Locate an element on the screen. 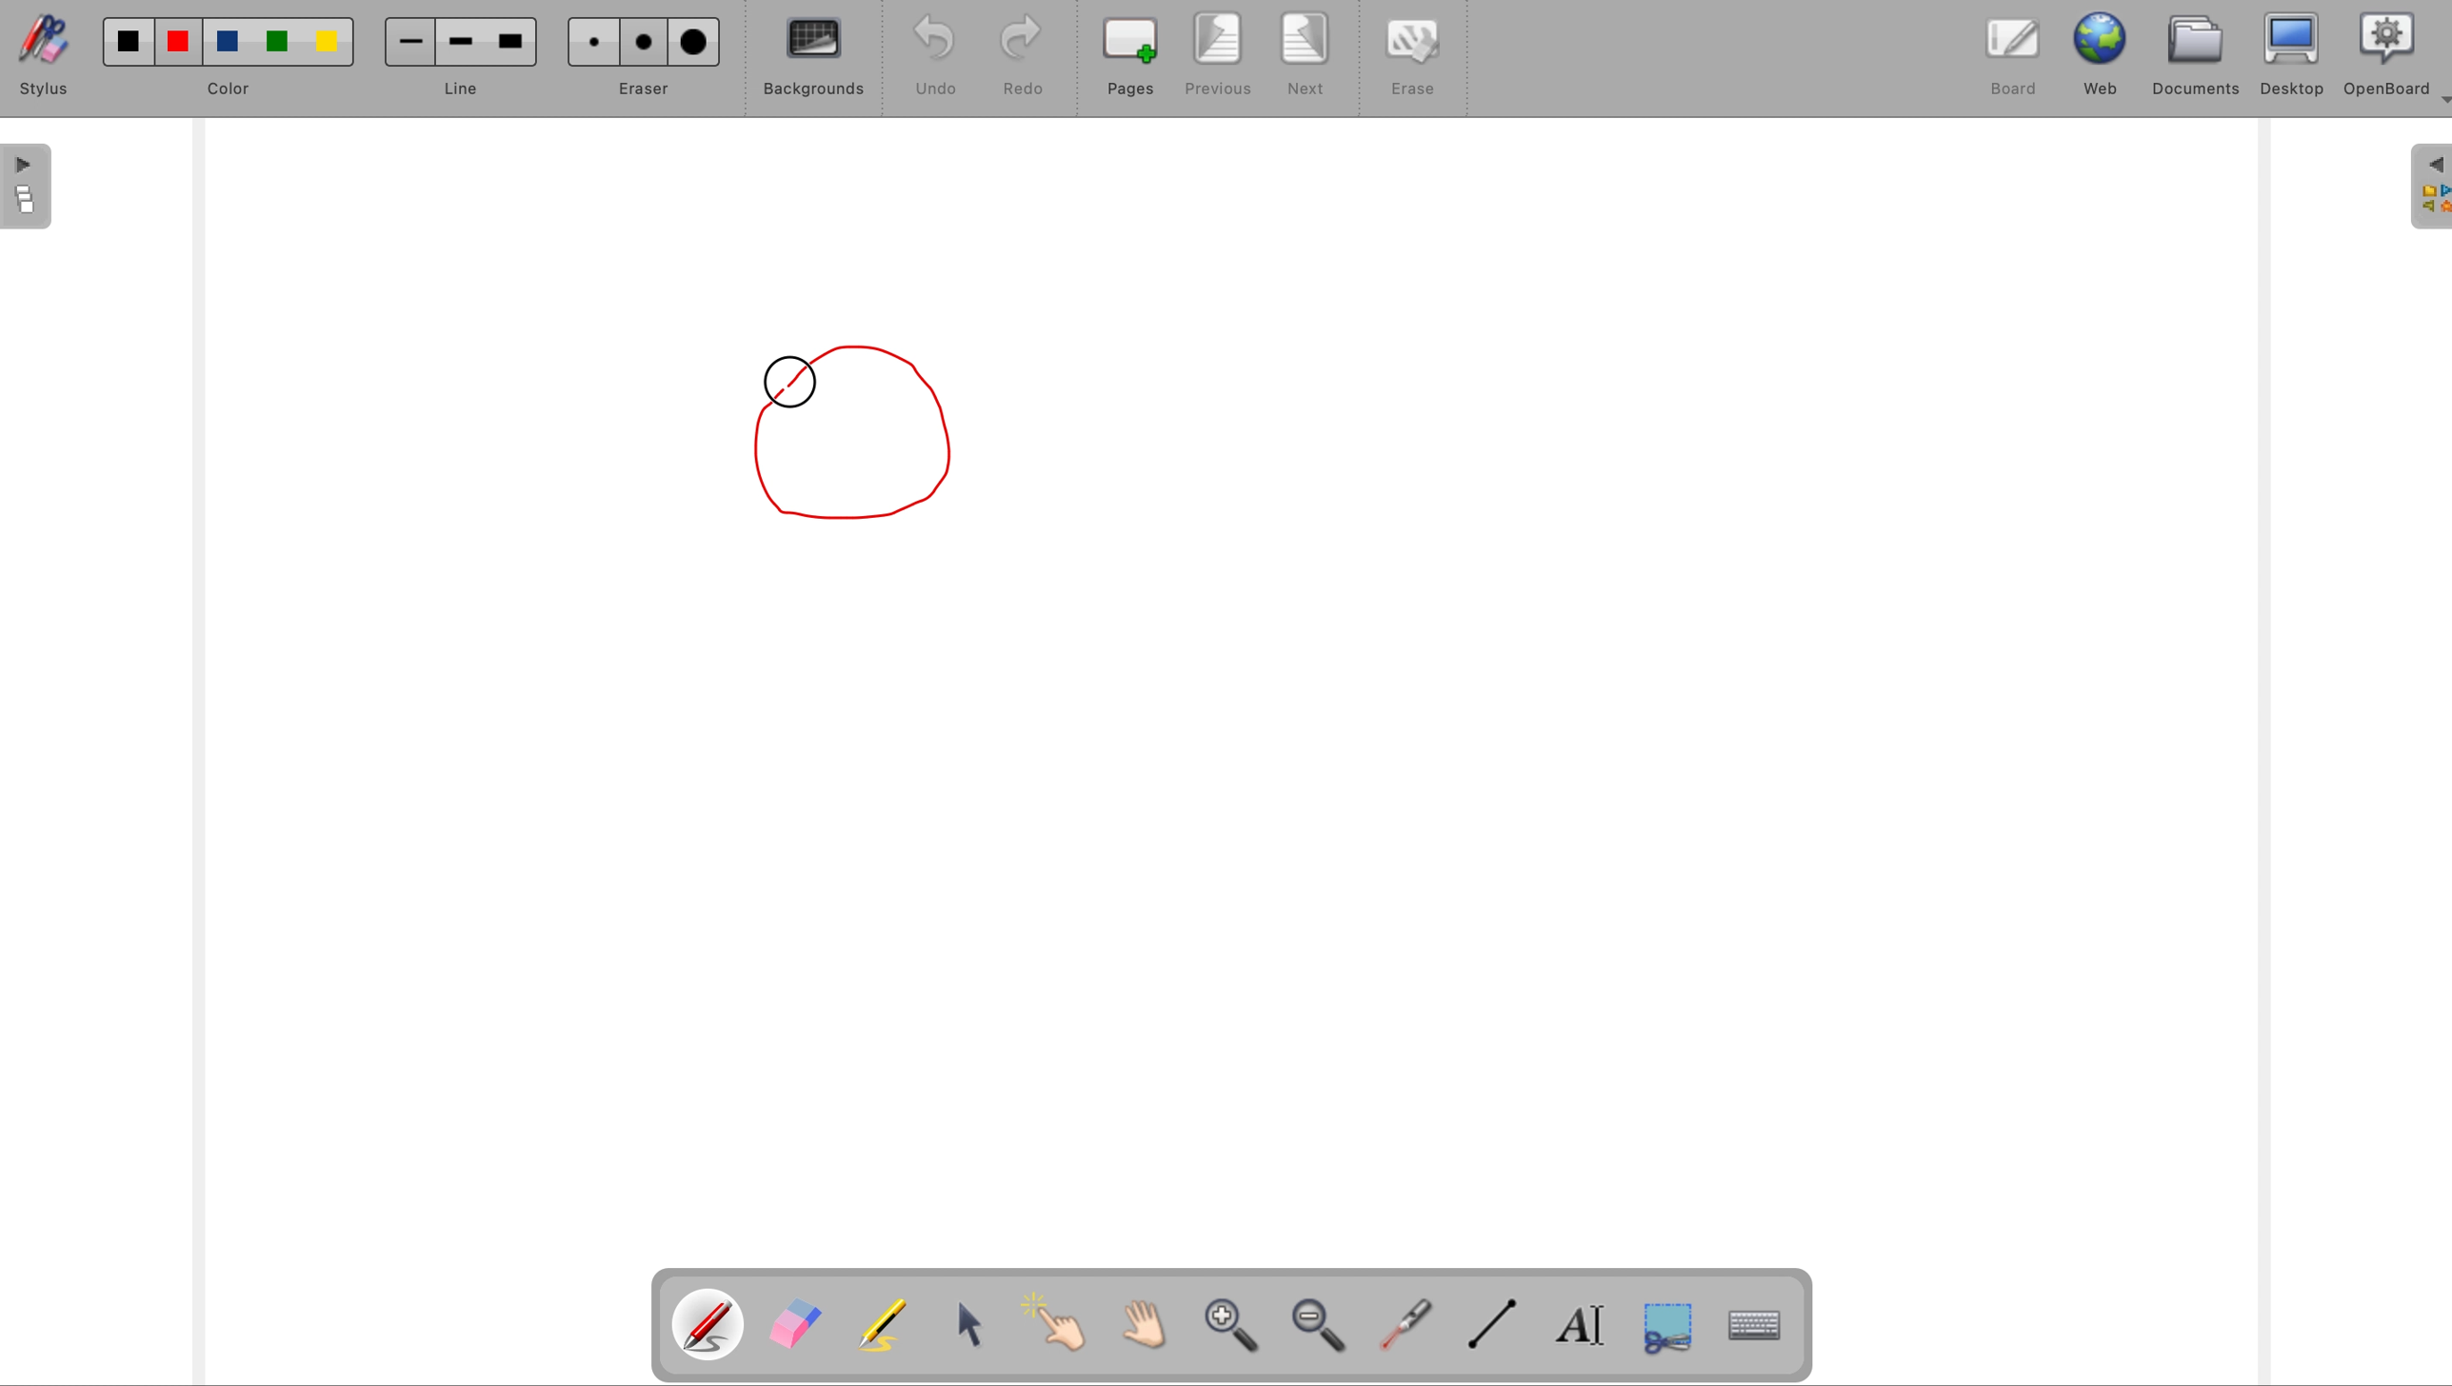 This screenshot has height=1386, width=2452. write text is located at coordinates (1585, 1331).